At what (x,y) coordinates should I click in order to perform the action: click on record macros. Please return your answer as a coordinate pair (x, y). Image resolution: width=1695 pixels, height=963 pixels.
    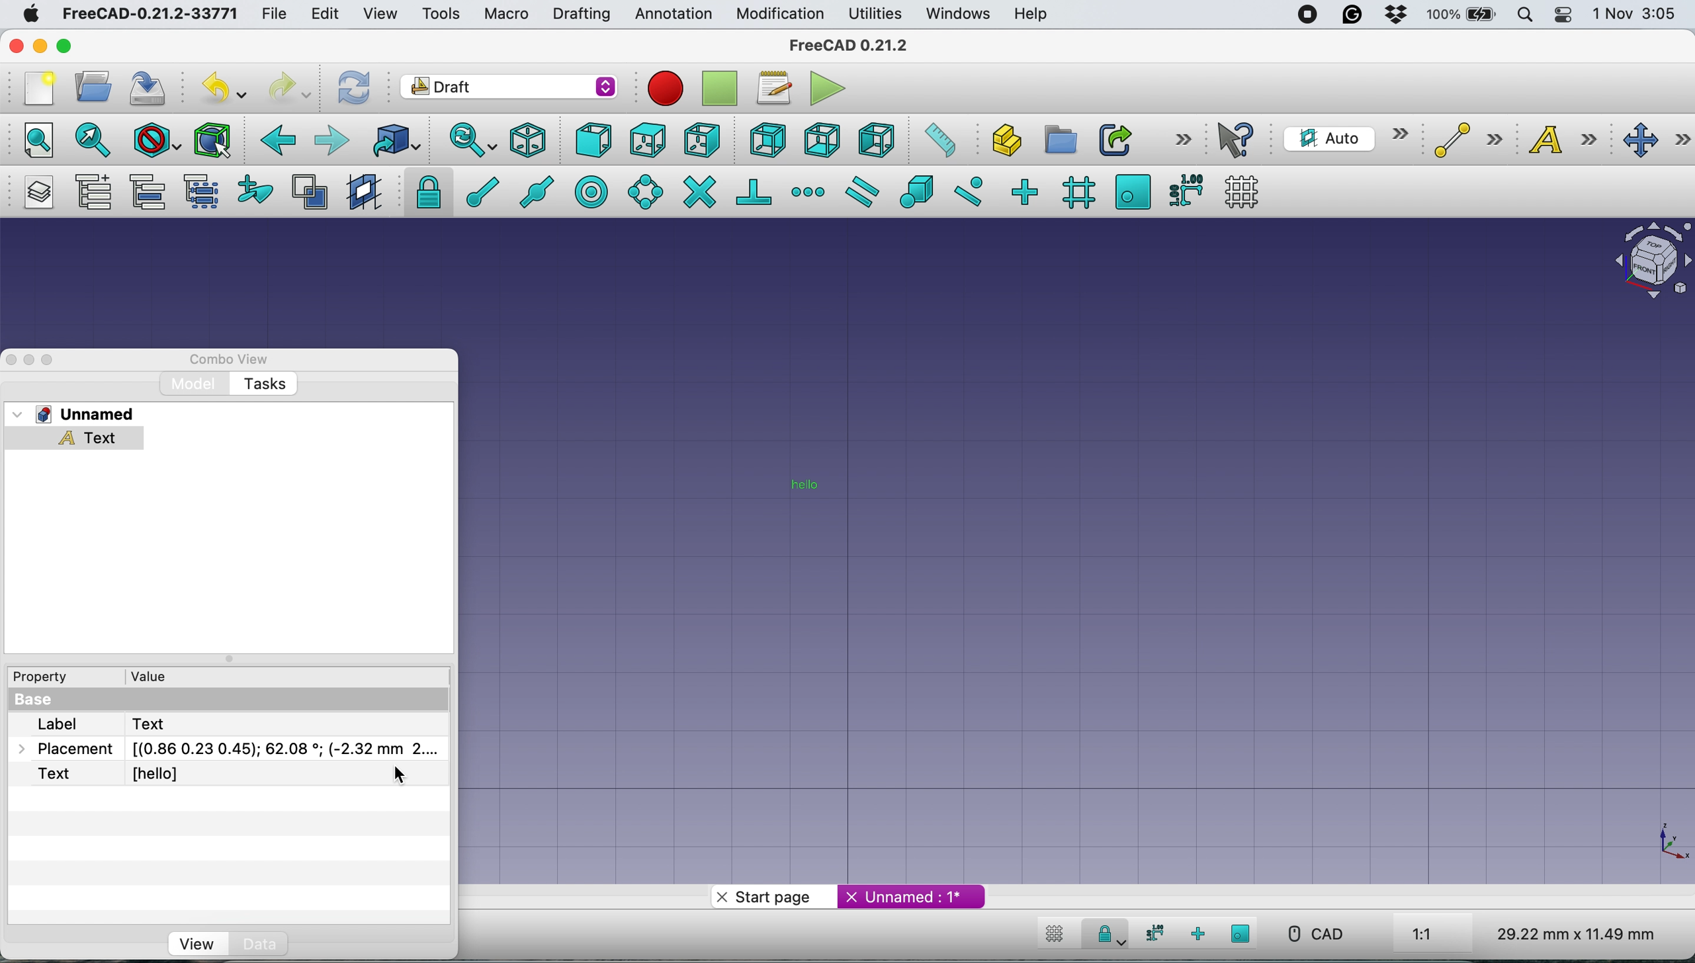
    Looking at the image, I should click on (662, 88).